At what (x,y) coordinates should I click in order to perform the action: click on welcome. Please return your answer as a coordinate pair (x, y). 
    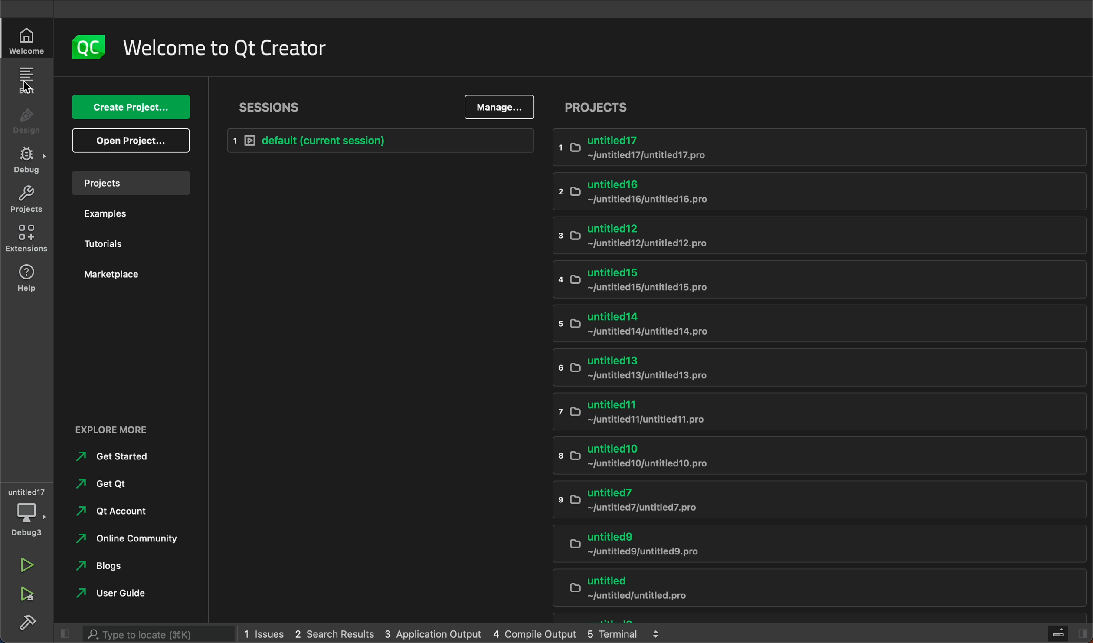
    Looking at the image, I should click on (32, 39).